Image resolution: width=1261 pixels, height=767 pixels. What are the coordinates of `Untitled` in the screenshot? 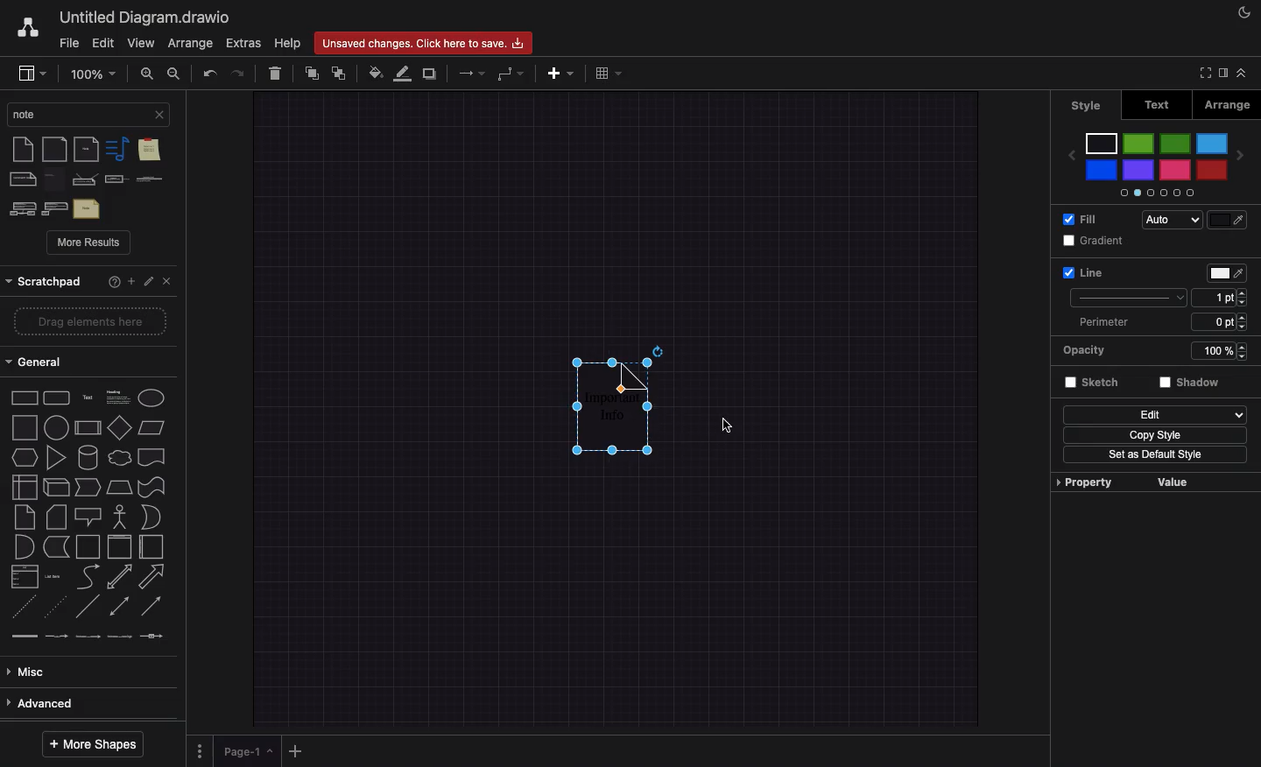 It's located at (147, 16).